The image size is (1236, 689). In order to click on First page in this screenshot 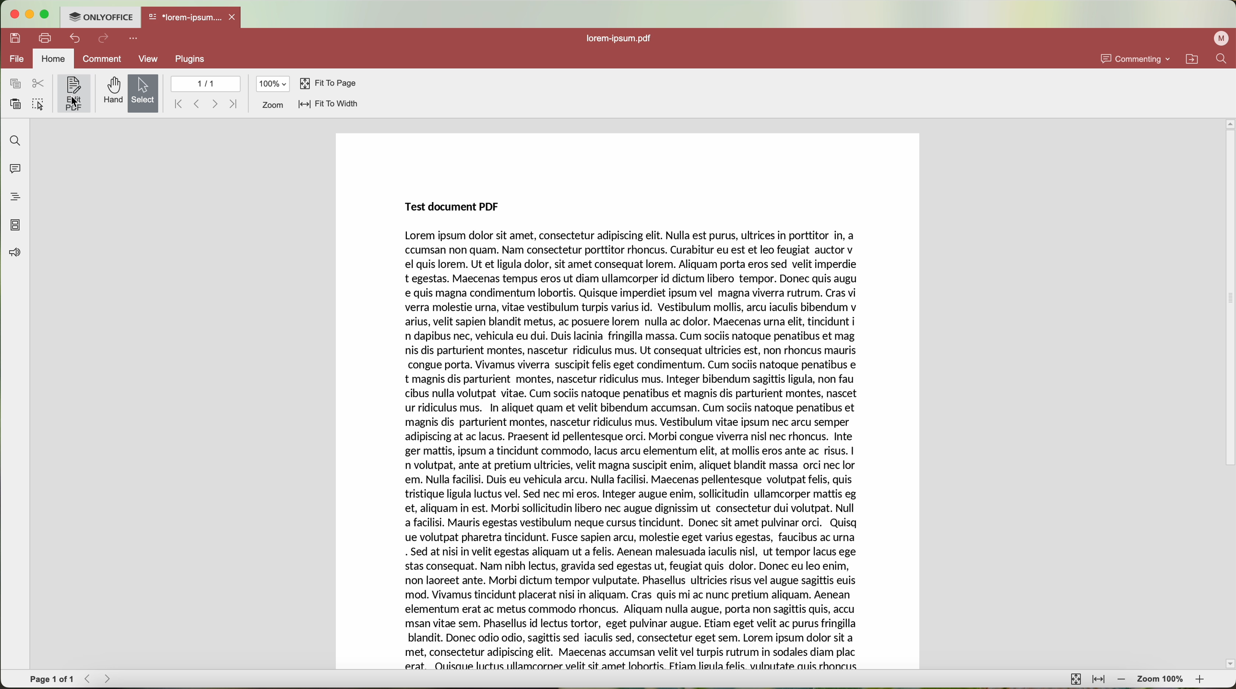, I will do `click(175, 104)`.